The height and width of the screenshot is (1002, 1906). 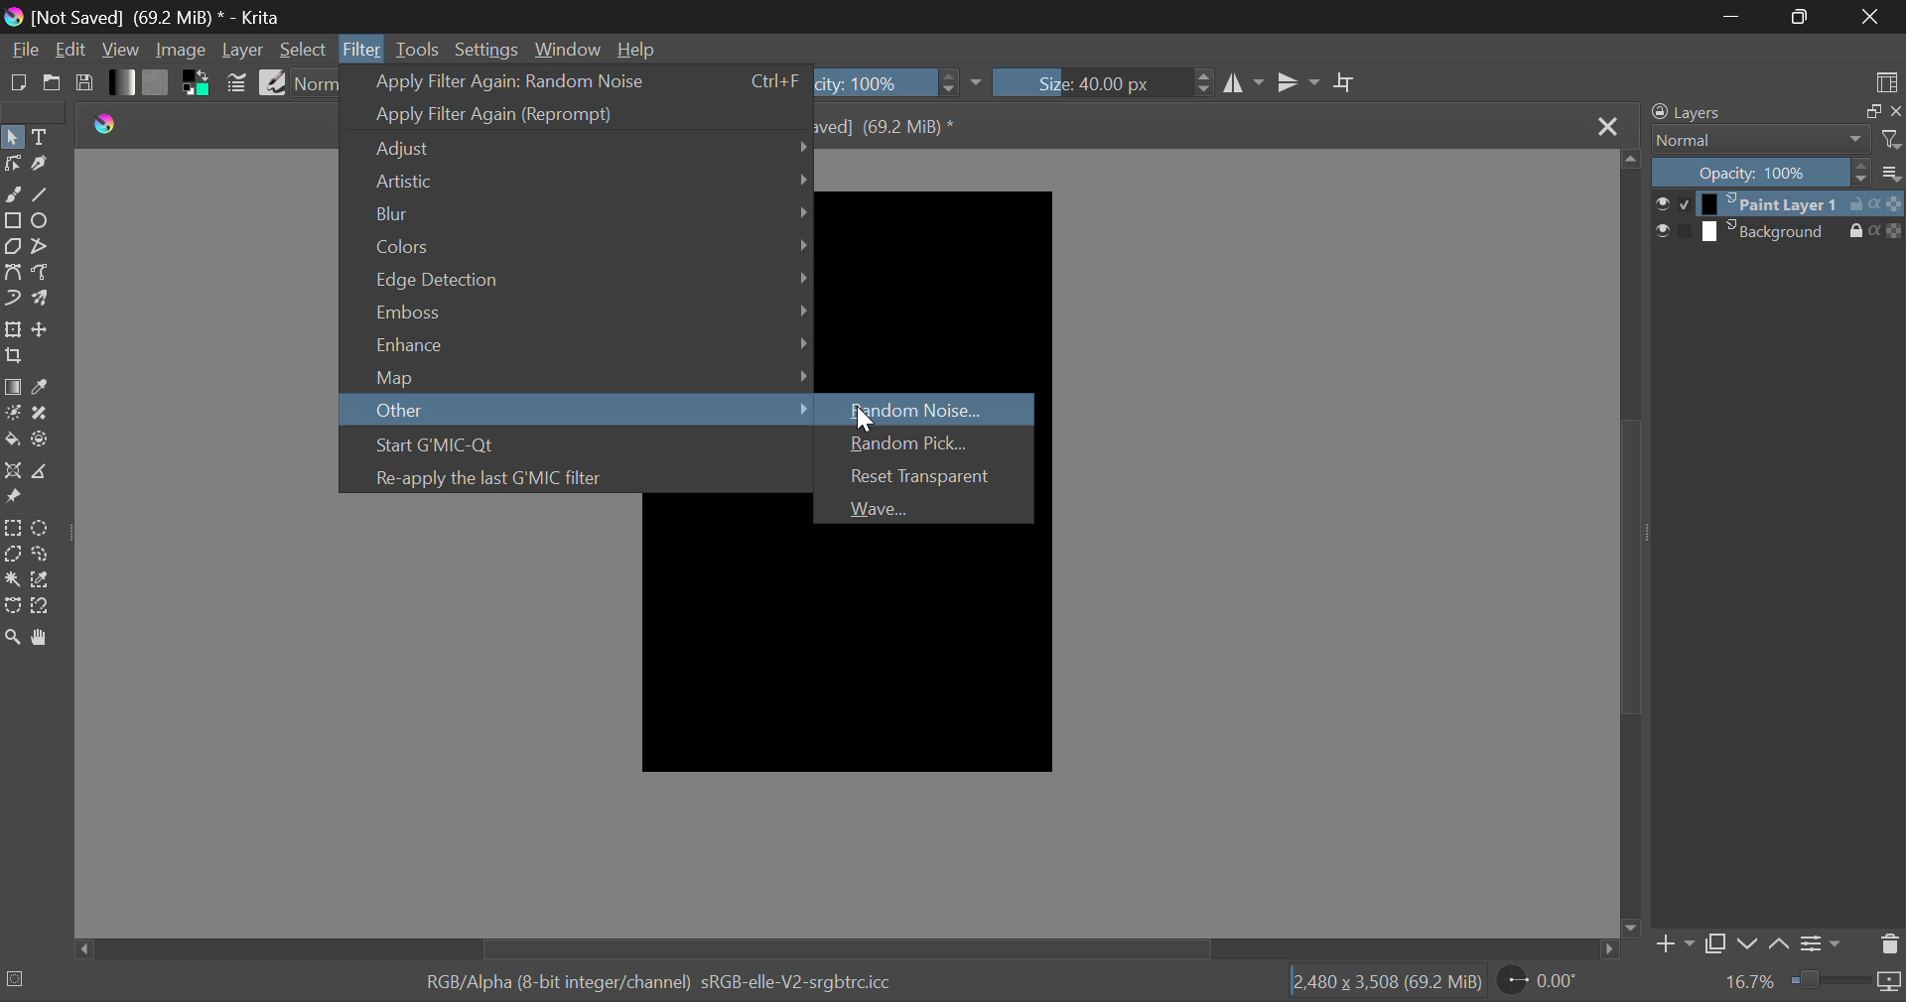 What do you see at coordinates (43, 332) in the screenshot?
I see `Move Layer` at bounding box center [43, 332].